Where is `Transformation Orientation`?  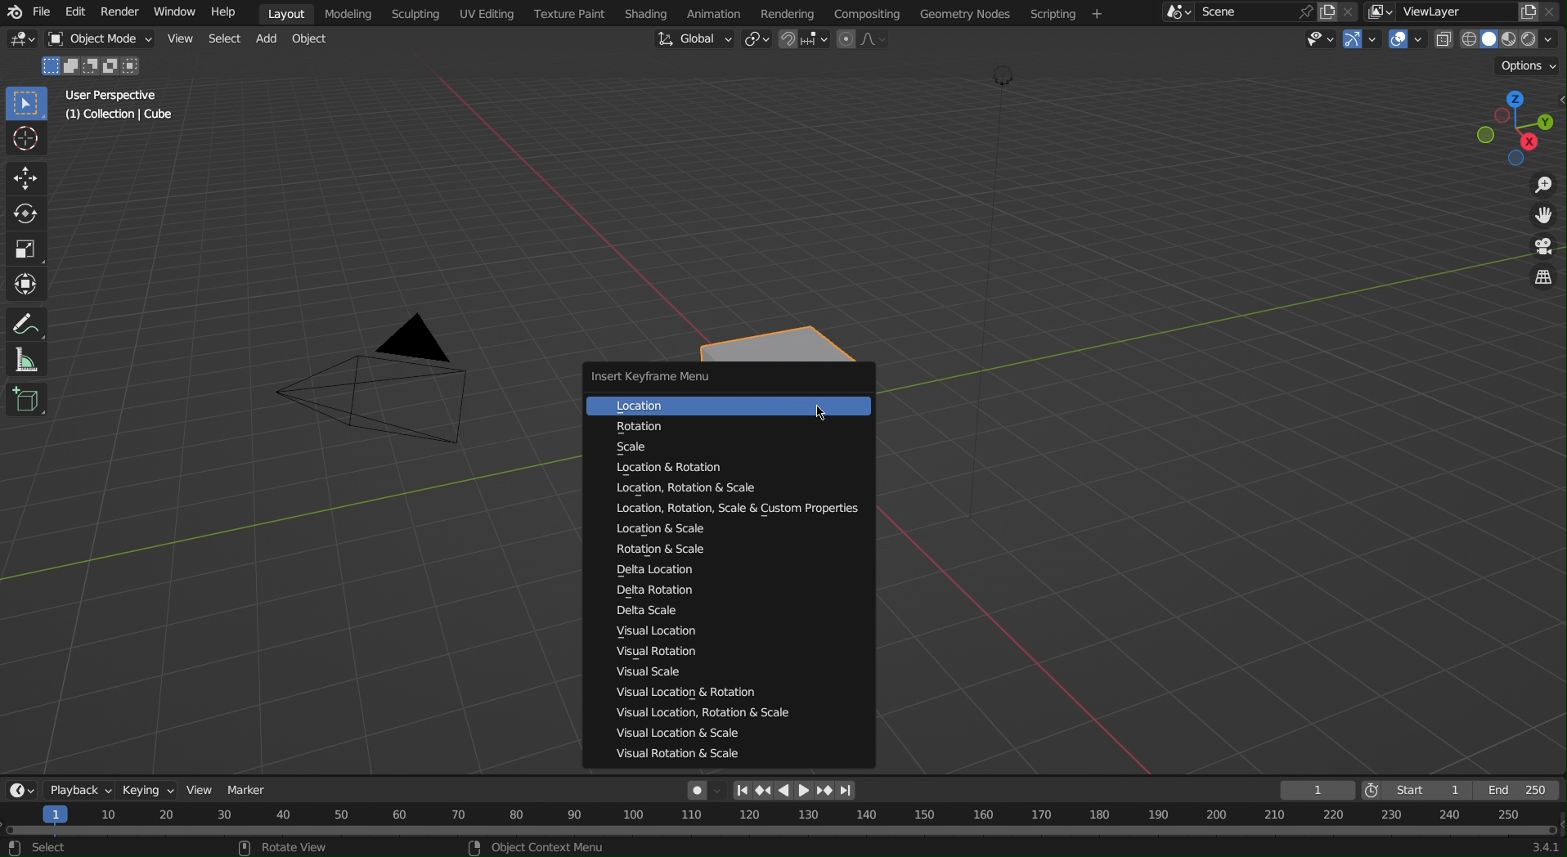
Transformation Orientation is located at coordinates (694, 43).